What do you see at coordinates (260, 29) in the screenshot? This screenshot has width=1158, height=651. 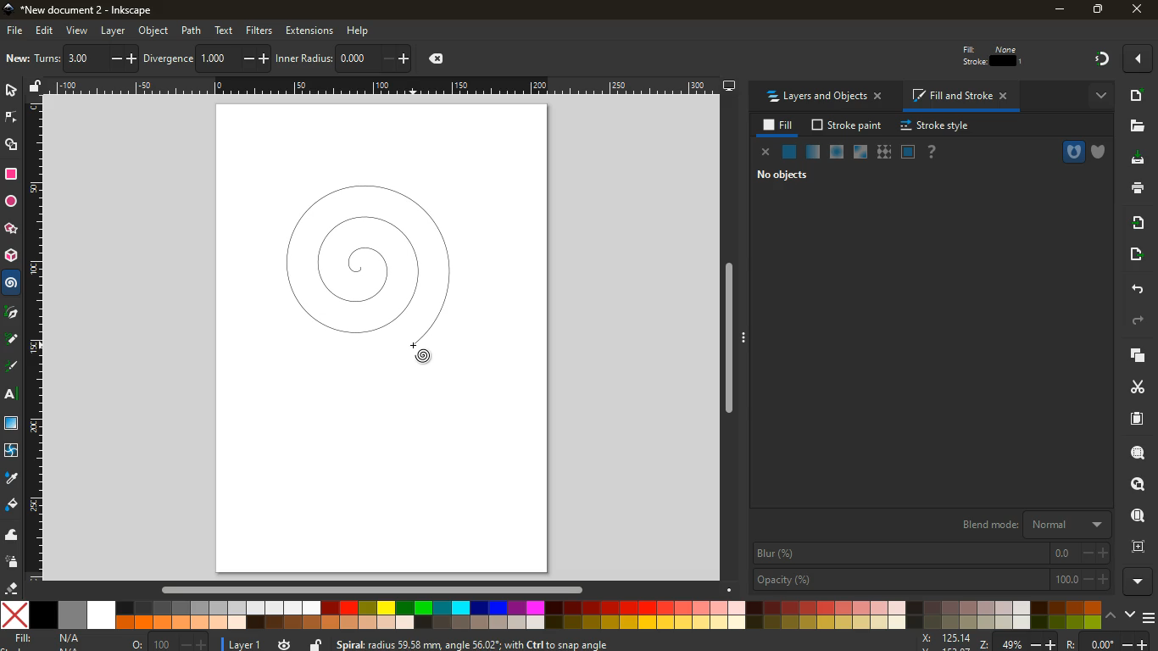 I see `filters` at bounding box center [260, 29].